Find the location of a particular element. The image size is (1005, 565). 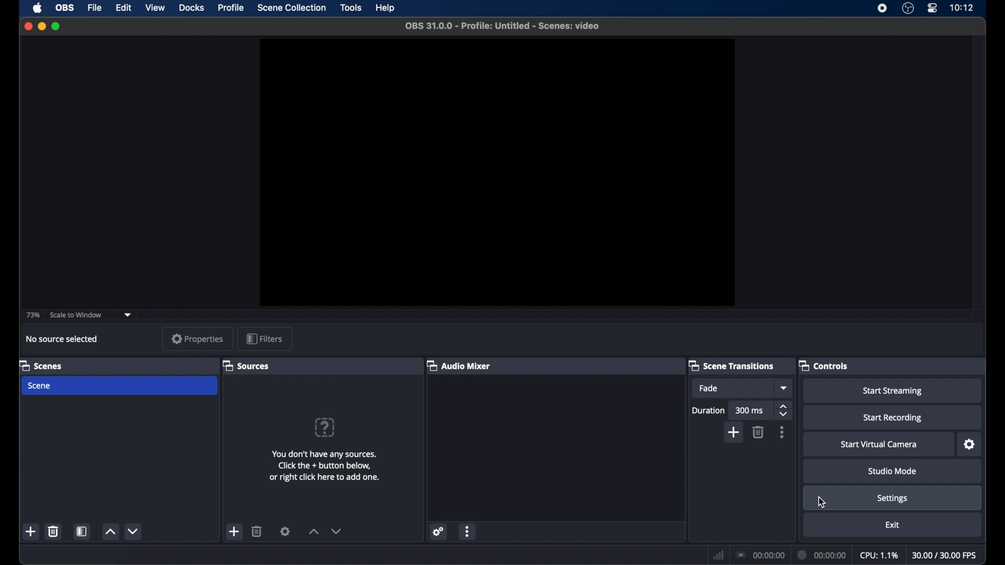

start virtual camera is located at coordinates (878, 445).